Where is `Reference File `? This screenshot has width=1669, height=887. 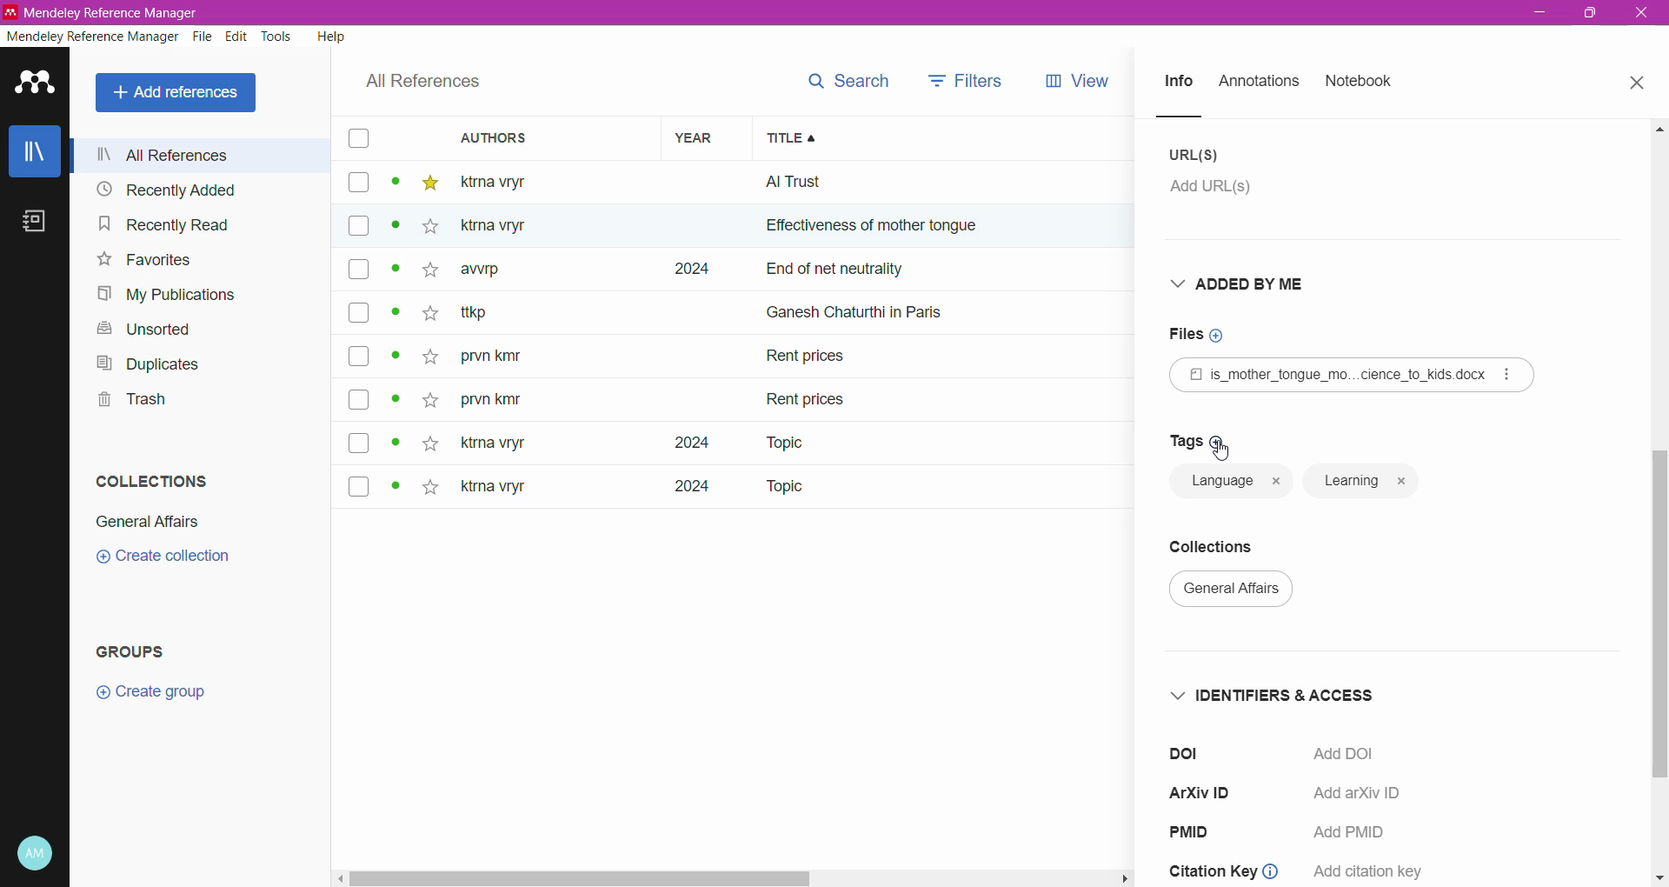 Reference File  is located at coordinates (1353, 375).